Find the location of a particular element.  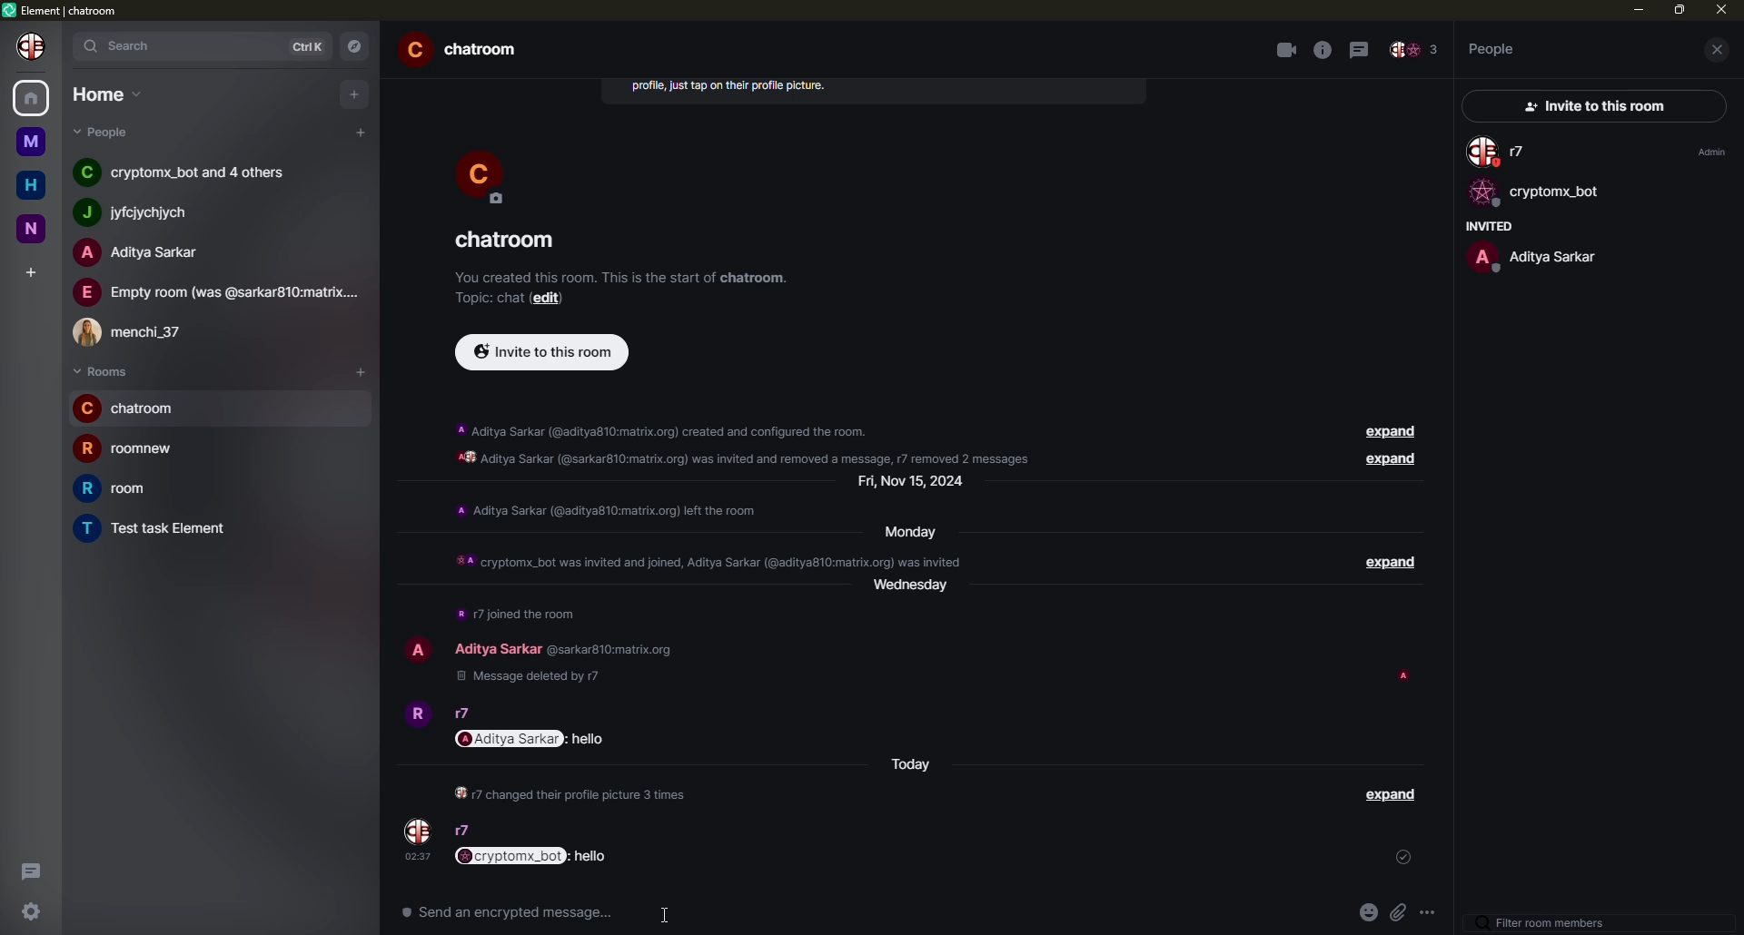

people is located at coordinates (461, 713).